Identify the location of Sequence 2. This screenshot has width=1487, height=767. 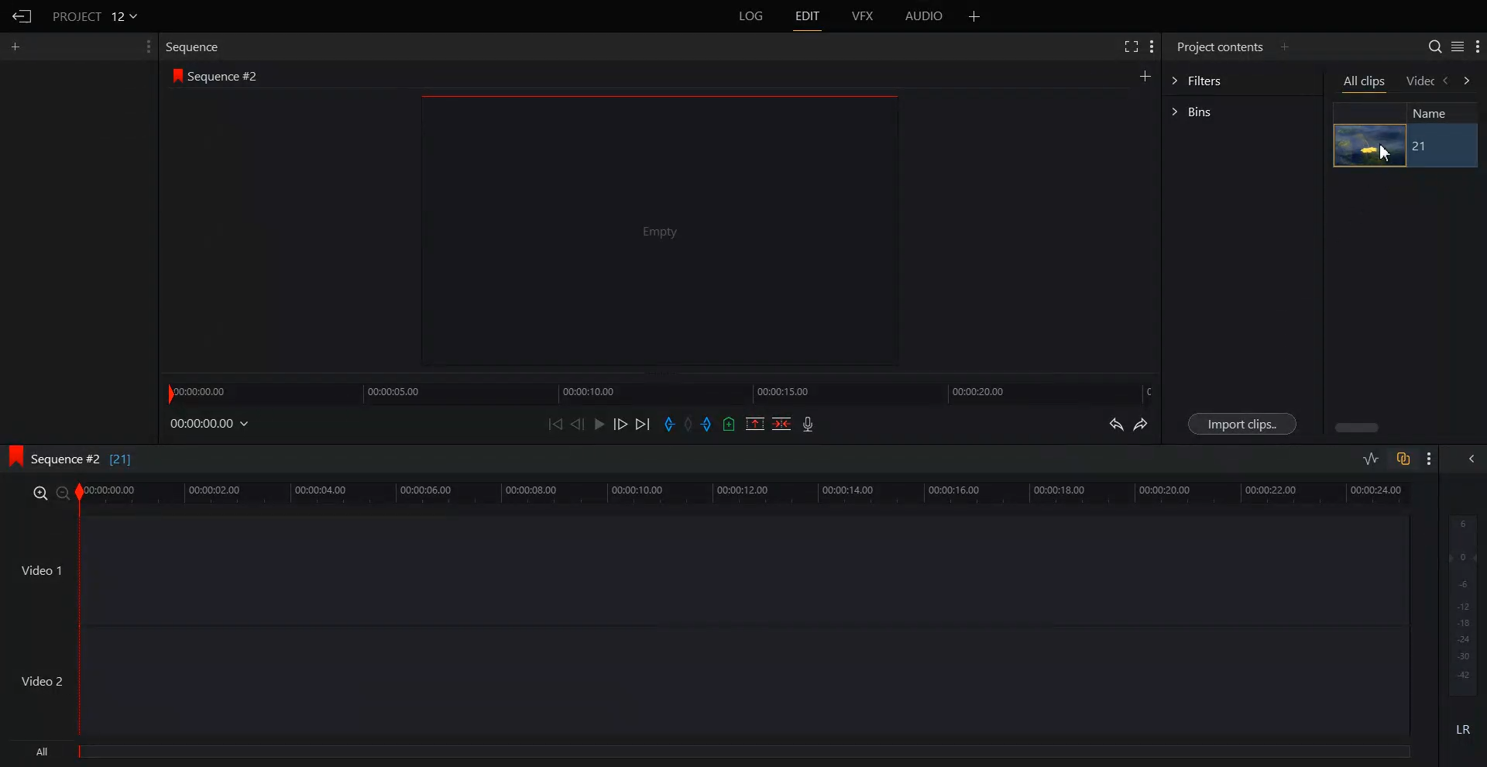
(224, 77).